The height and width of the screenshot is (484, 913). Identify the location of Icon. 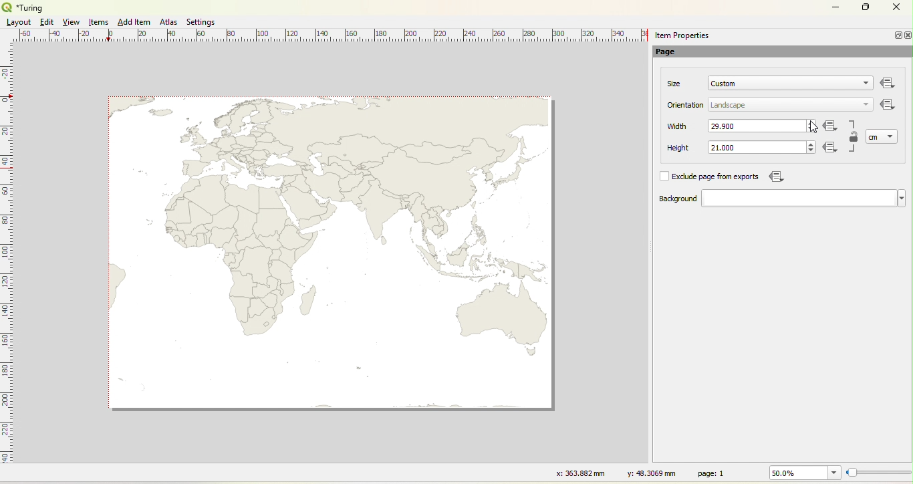
(886, 104).